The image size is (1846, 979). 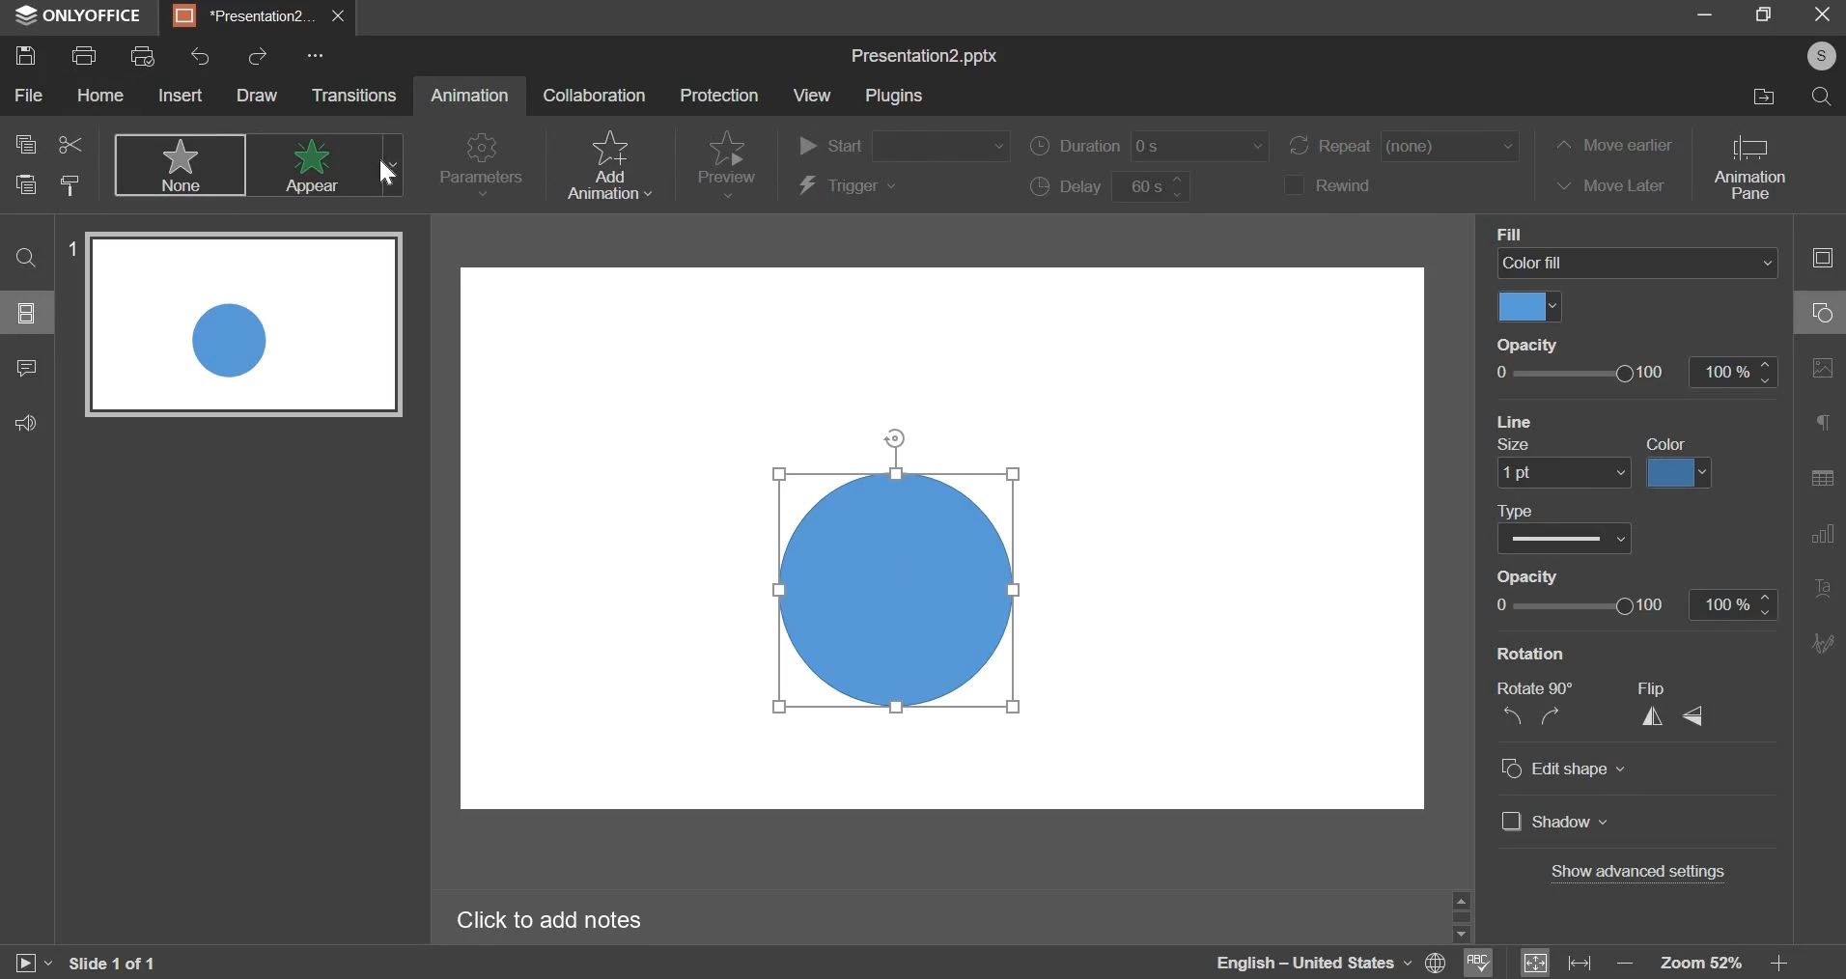 I want to click on slides, so click(x=29, y=313).